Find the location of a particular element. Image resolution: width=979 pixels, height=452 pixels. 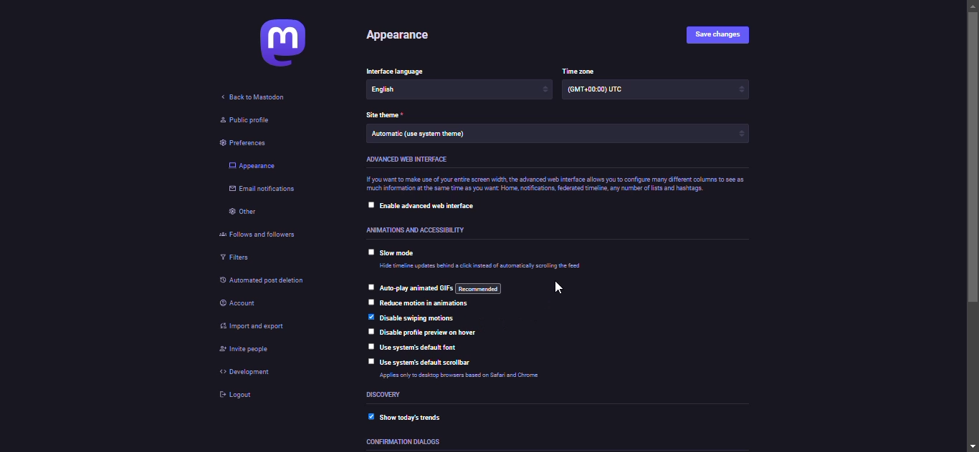

language is located at coordinates (405, 92).